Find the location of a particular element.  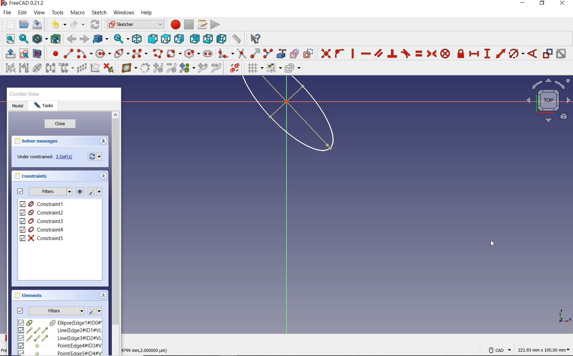

solver messages is located at coordinates (37, 141).